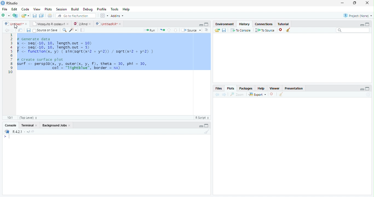 This screenshot has height=197, width=374. Describe the element at coordinates (33, 131) in the screenshot. I see `View the current working directory` at that location.